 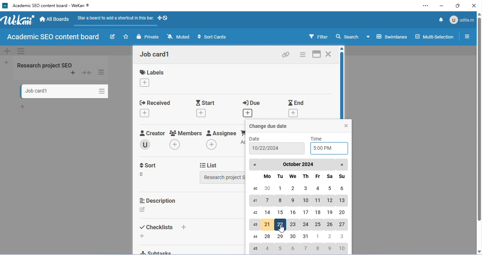 What do you see at coordinates (316, 54) in the screenshot?
I see `maximize card` at bounding box center [316, 54].